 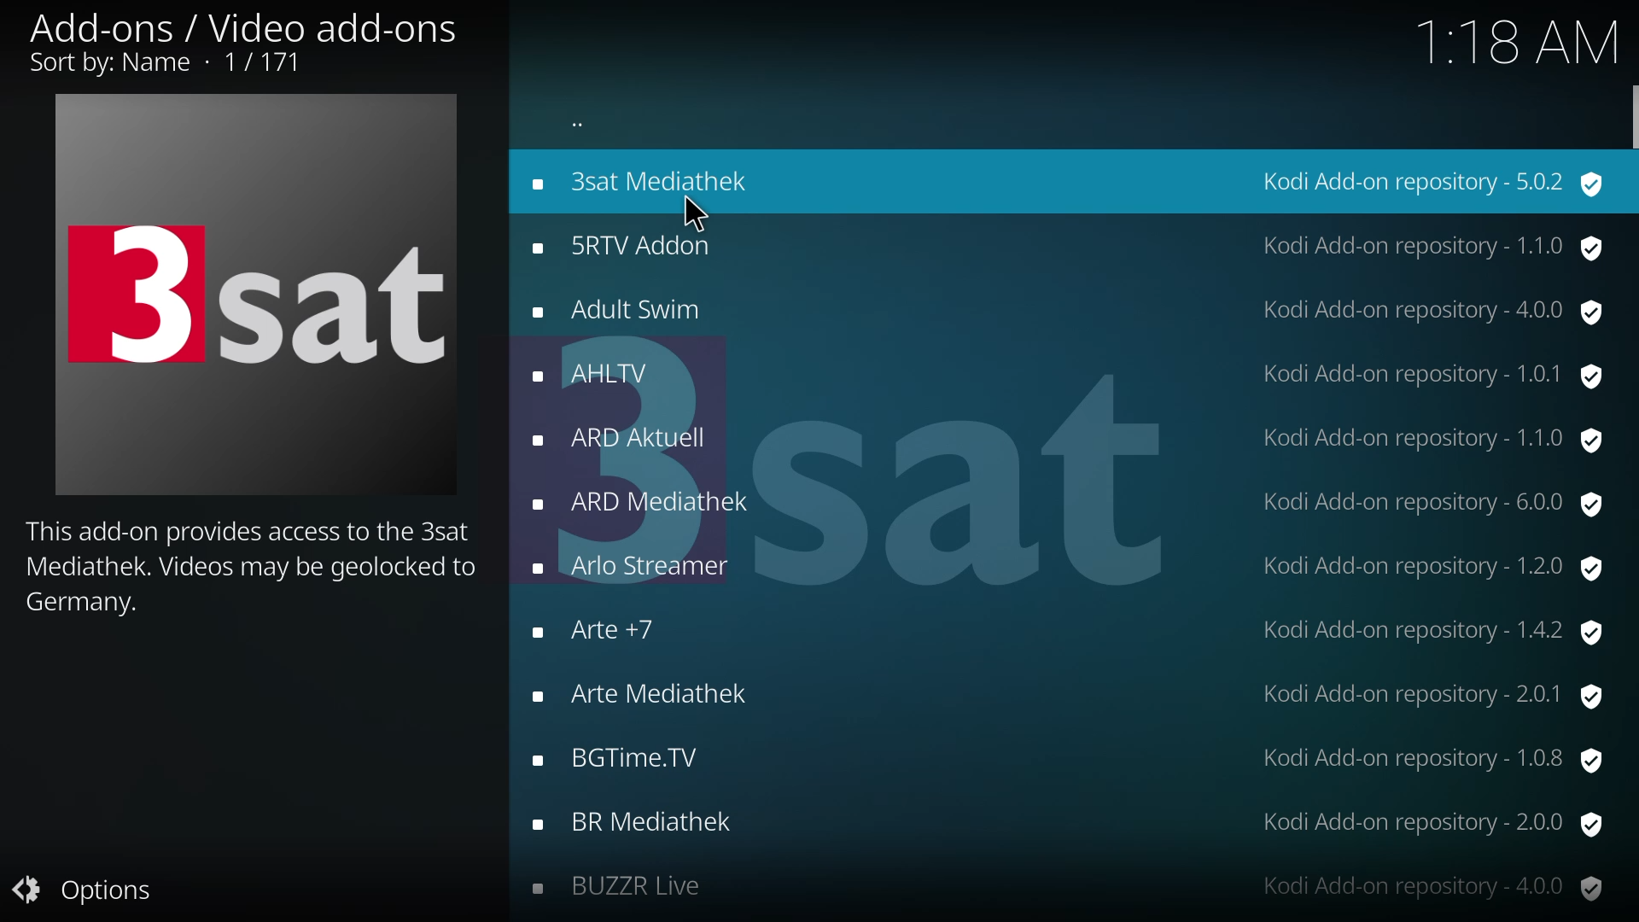 What do you see at coordinates (1420, 375) in the screenshot?
I see `version` at bounding box center [1420, 375].